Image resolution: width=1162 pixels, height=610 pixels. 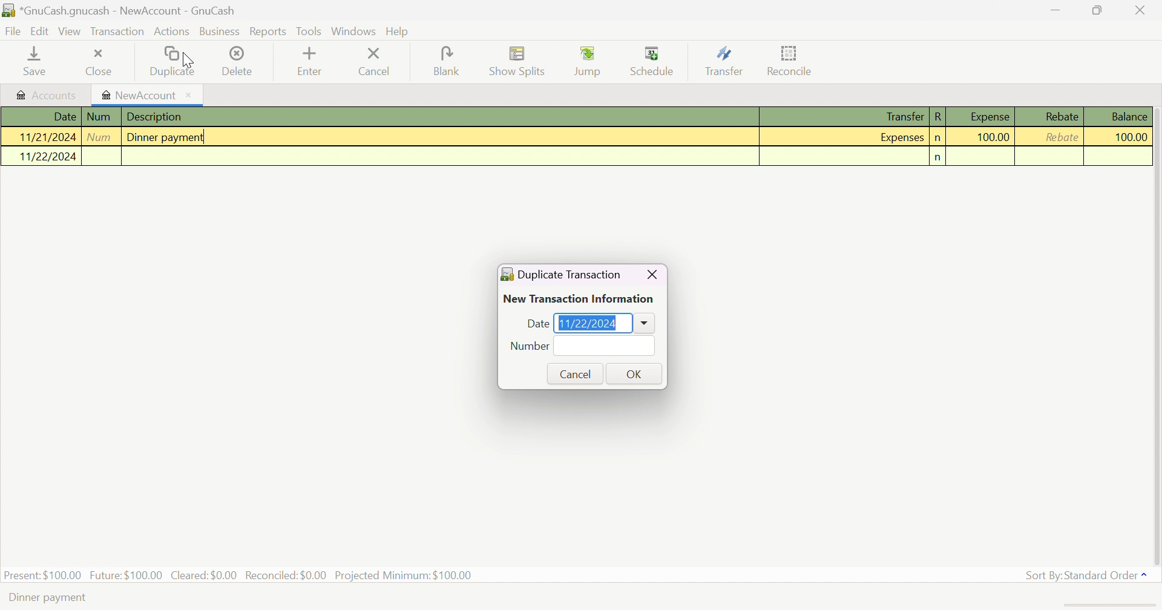 I want to click on Sort By: Standard Order, so click(x=1088, y=576).